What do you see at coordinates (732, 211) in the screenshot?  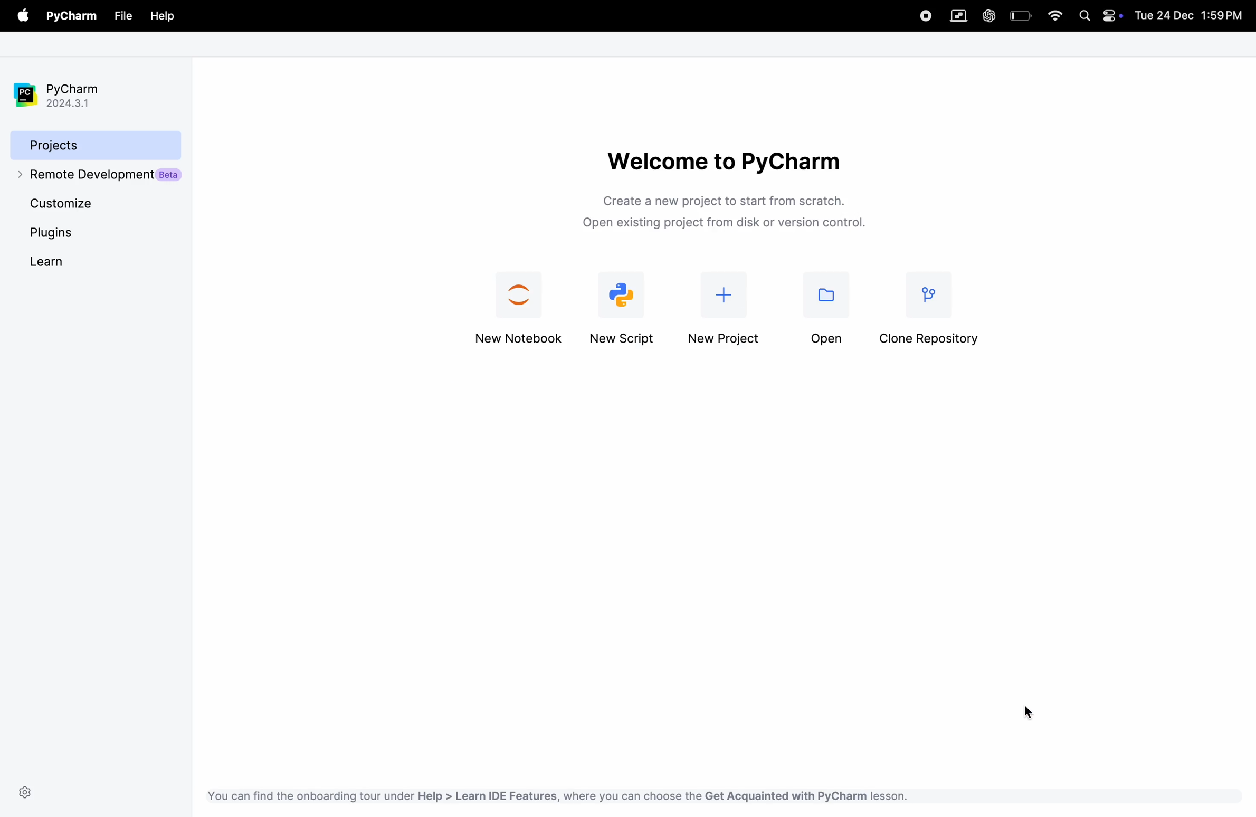 I see `Create a new project to start from scratch.
Open existing project from disk or version control.` at bounding box center [732, 211].